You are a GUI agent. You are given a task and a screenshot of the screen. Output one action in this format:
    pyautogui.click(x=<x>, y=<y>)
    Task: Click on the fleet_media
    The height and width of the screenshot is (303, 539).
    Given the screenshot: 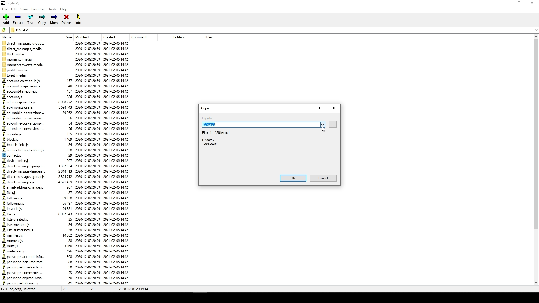 What is the action you would take?
    pyautogui.click(x=14, y=54)
    